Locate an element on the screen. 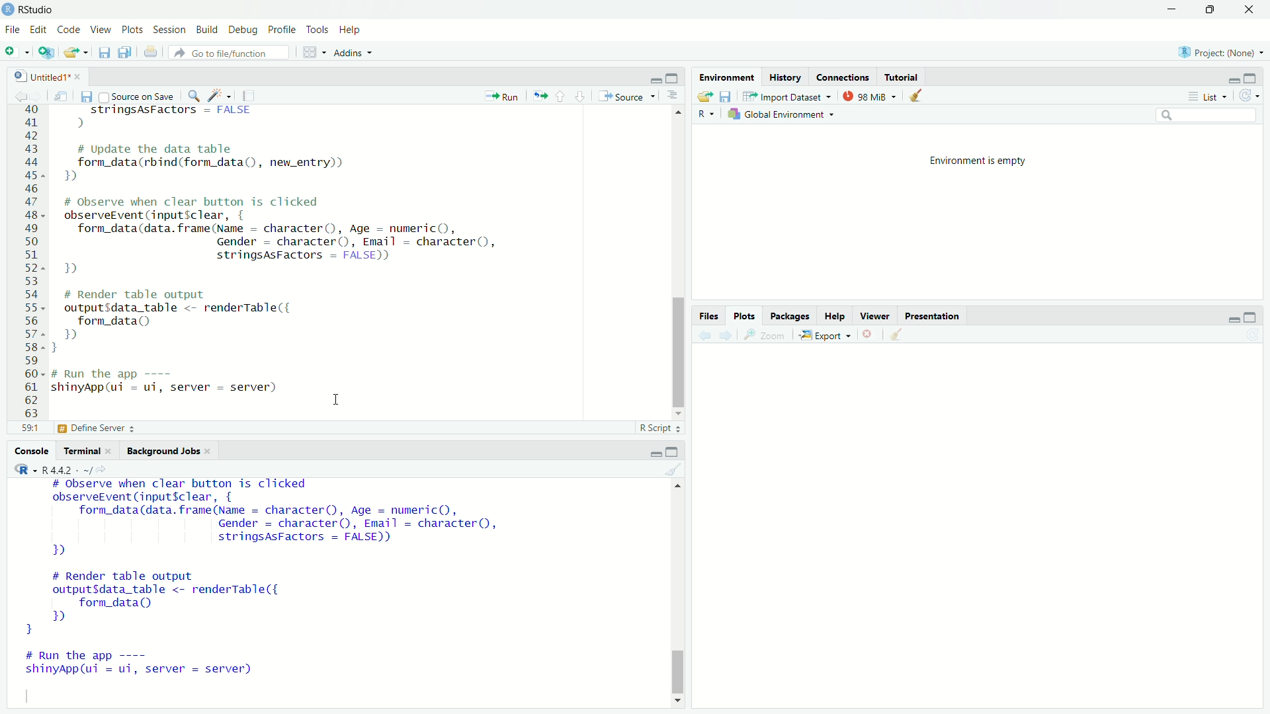 This screenshot has height=714, width=1270. go to previous section/chunk is located at coordinates (562, 96).